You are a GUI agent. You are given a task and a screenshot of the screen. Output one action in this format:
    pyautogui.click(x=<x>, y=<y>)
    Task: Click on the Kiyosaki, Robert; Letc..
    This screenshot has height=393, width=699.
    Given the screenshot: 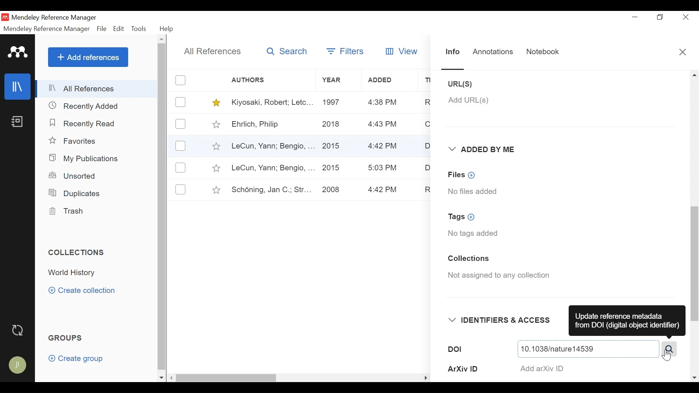 What is the action you would take?
    pyautogui.click(x=273, y=102)
    